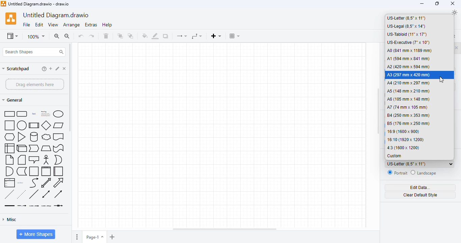  I want to click on square, so click(9, 125).